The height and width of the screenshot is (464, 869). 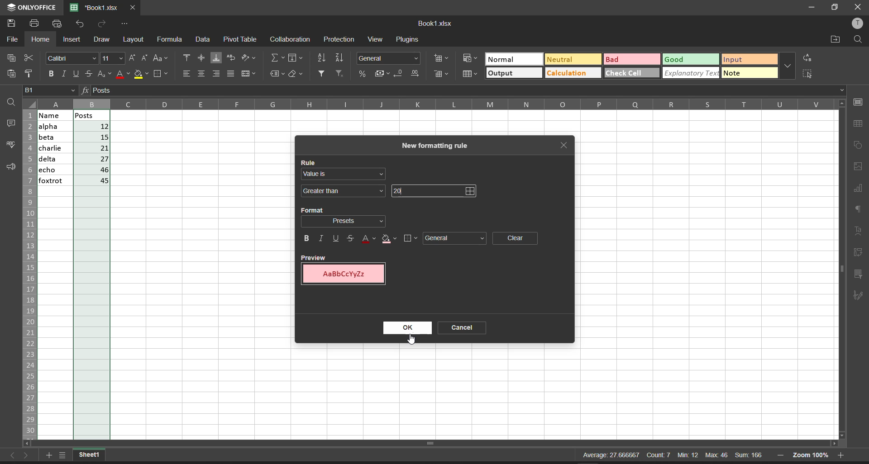 What do you see at coordinates (13, 102) in the screenshot?
I see `find` at bounding box center [13, 102].